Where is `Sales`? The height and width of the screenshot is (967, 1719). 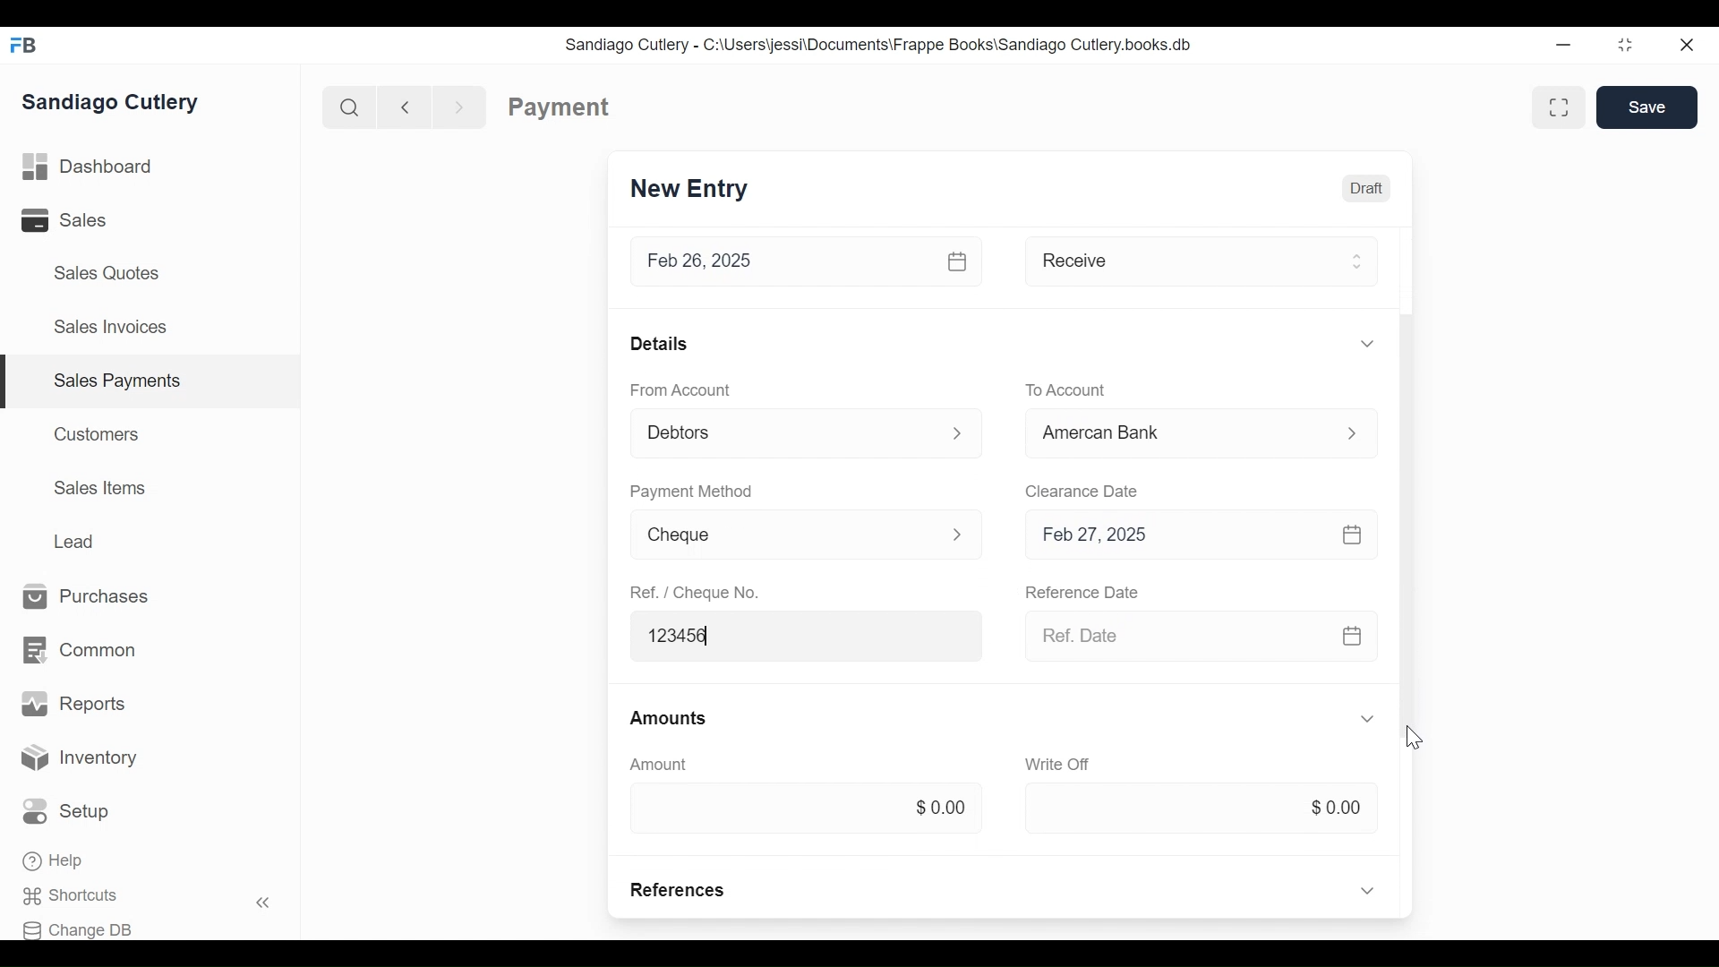 Sales is located at coordinates (77, 220).